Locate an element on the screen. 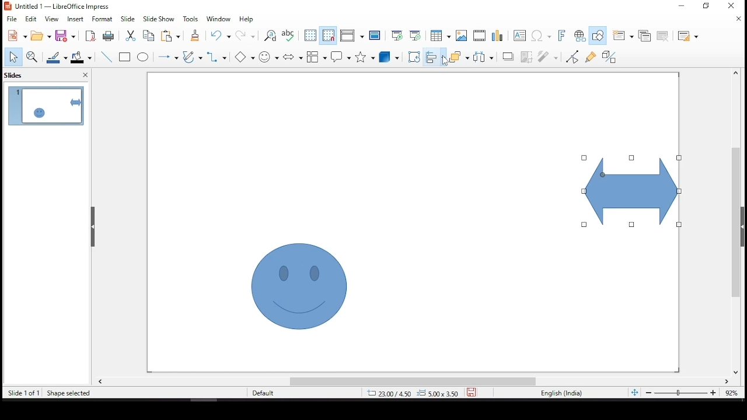 The image size is (747, 420). scroll bar is located at coordinates (732, 222).